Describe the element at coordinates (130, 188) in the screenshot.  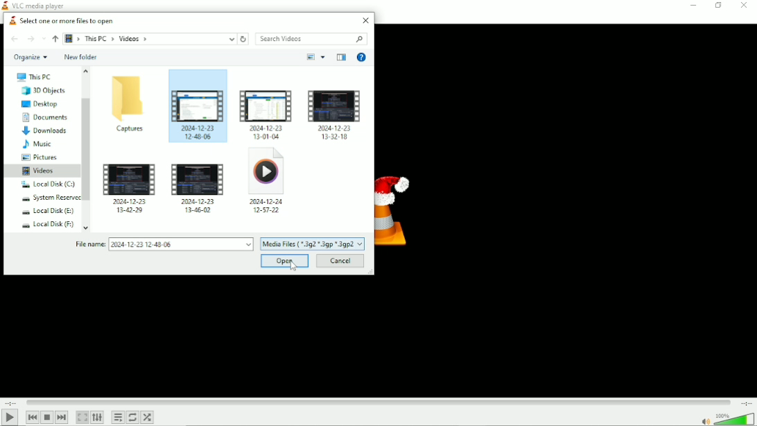
I see `video` at that location.